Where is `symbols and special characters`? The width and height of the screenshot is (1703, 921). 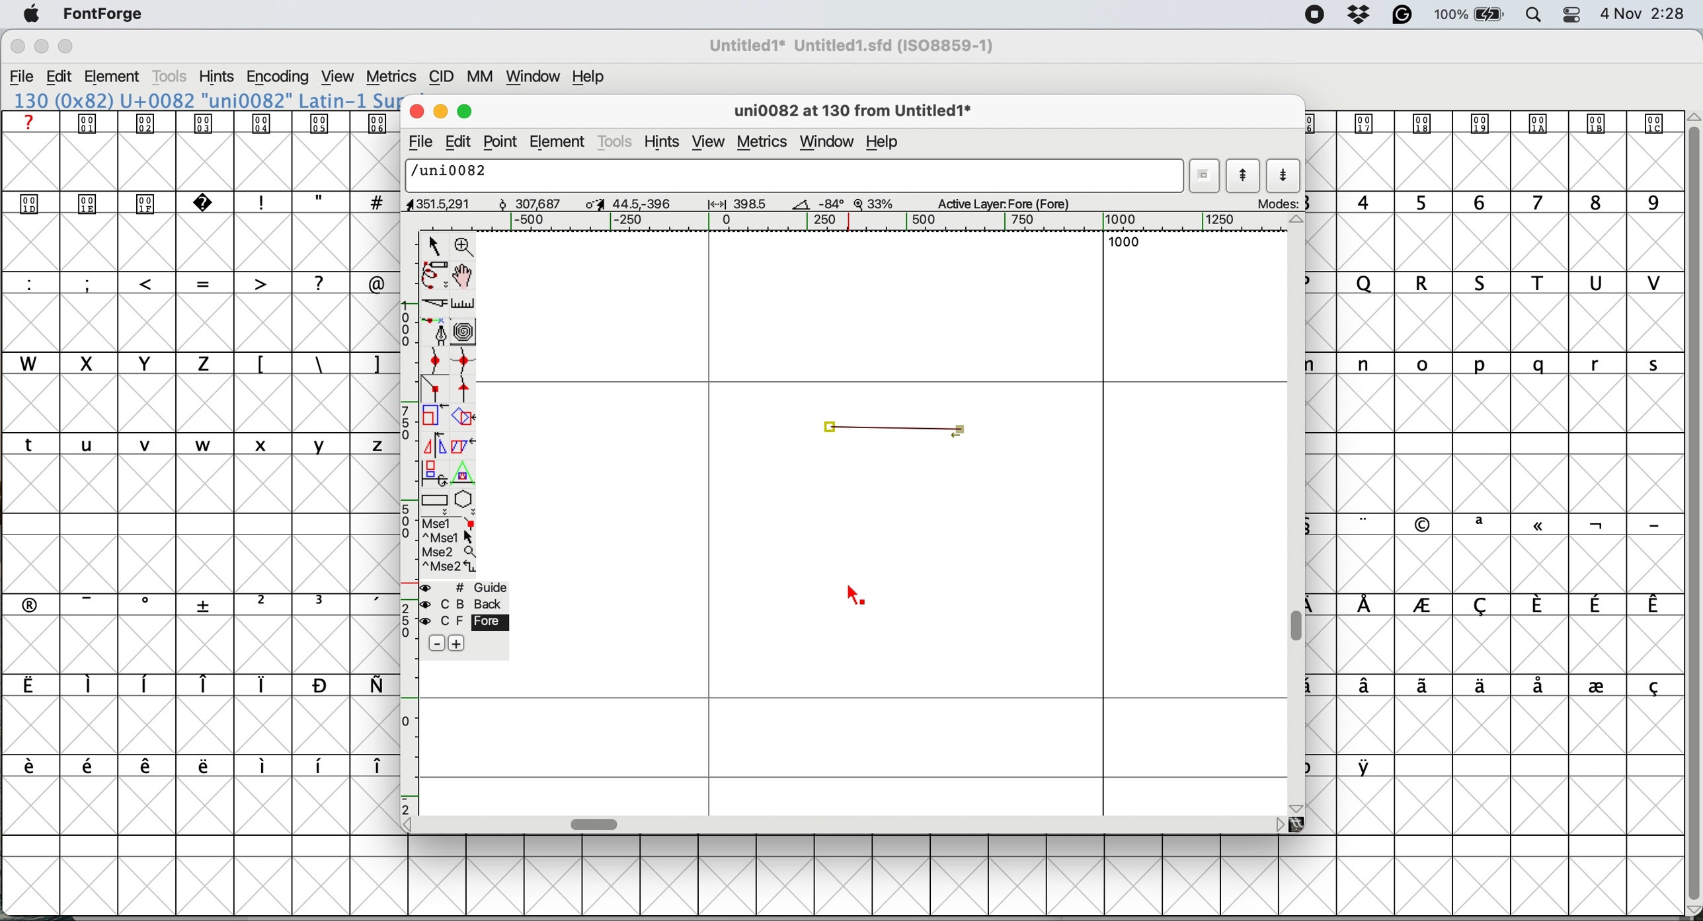 symbols and special characters is located at coordinates (210, 204).